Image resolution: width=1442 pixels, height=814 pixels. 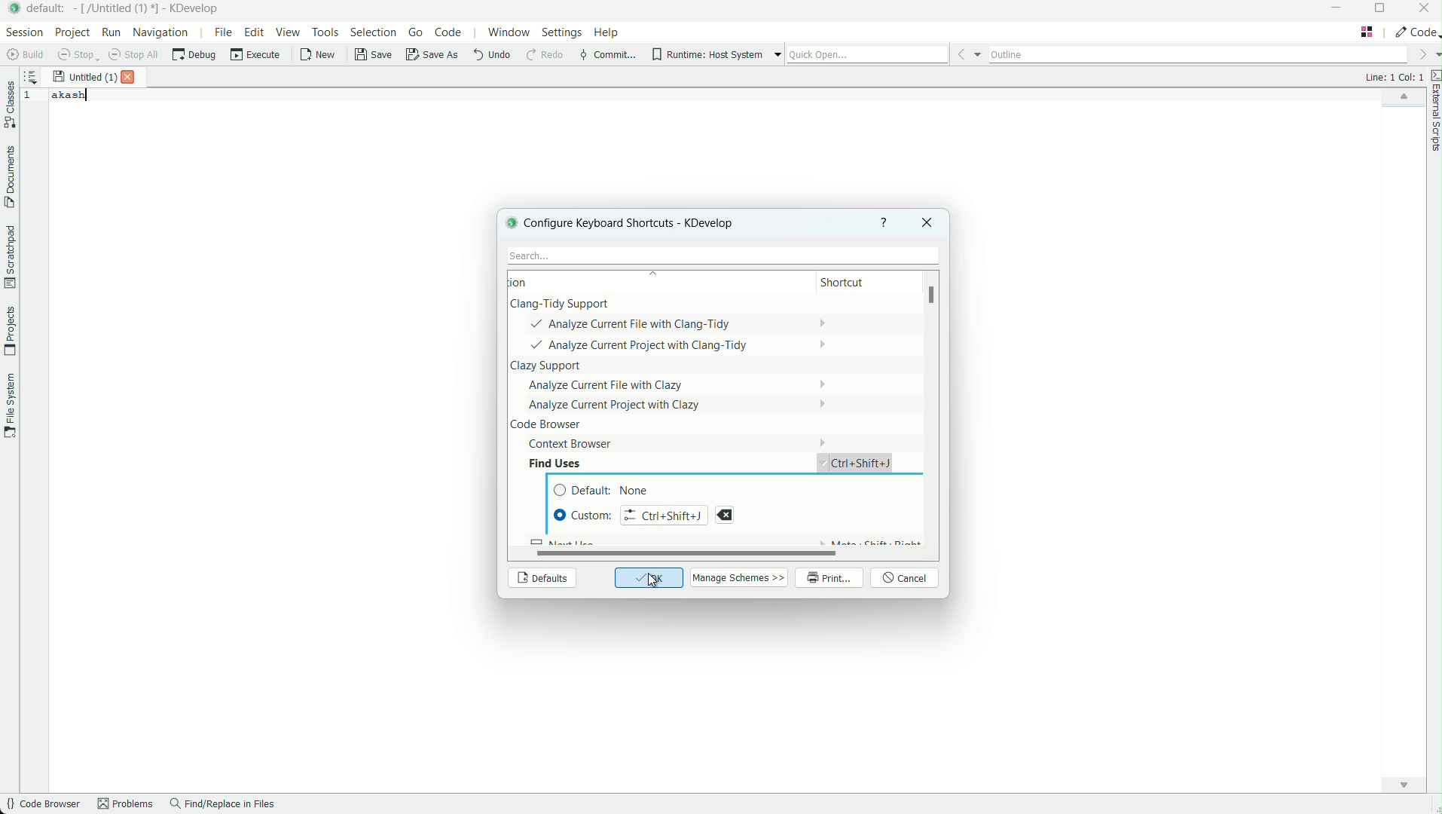 I want to click on remove current shortcut, so click(x=727, y=515).